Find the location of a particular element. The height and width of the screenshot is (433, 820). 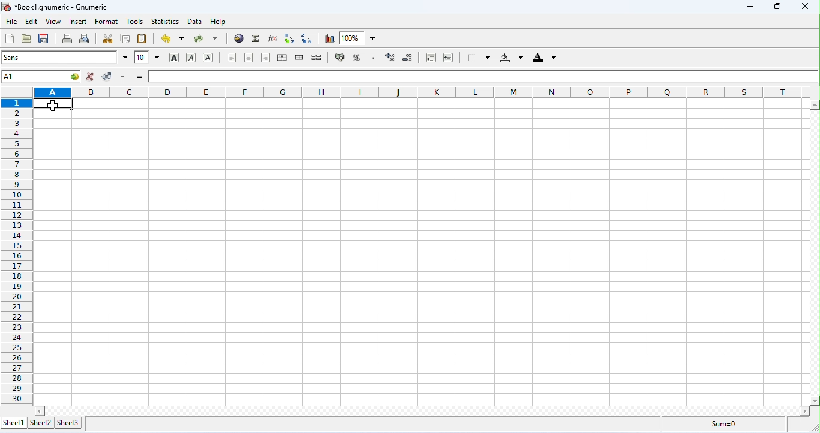

edit is located at coordinates (31, 21).